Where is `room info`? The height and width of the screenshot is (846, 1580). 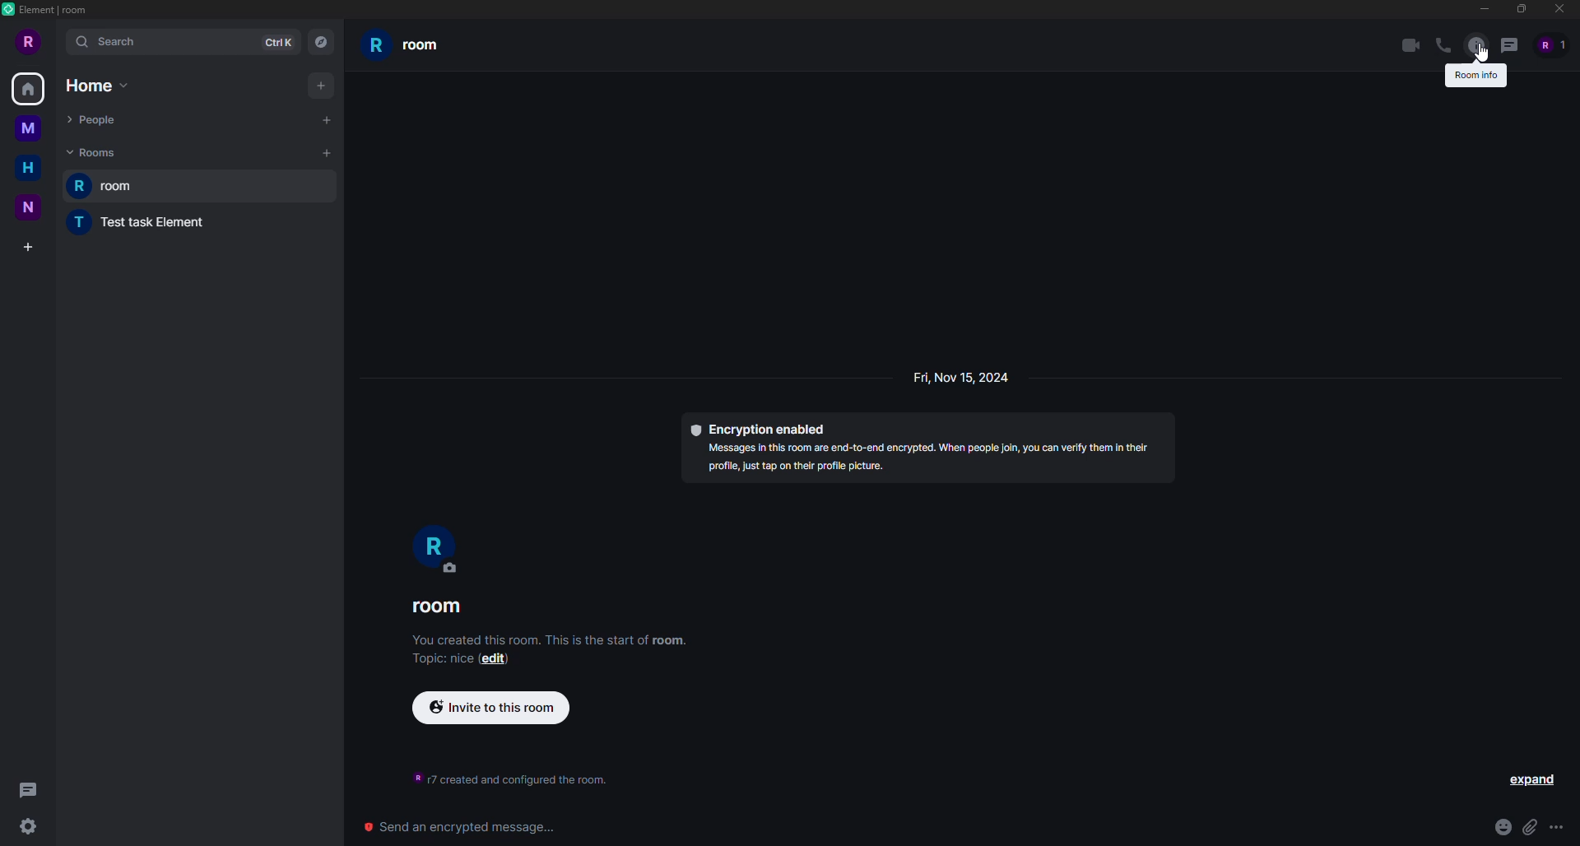 room info is located at coordinates (1475, 76).